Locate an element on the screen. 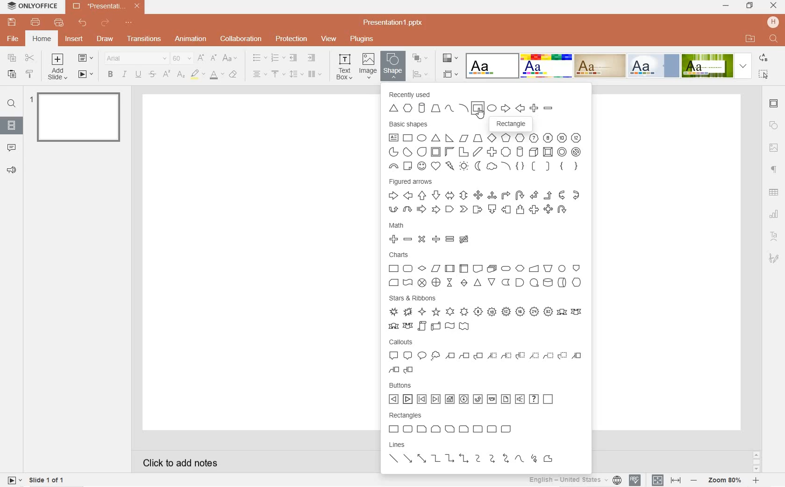  Vertical Scroll is located at coordinates (422, 326).